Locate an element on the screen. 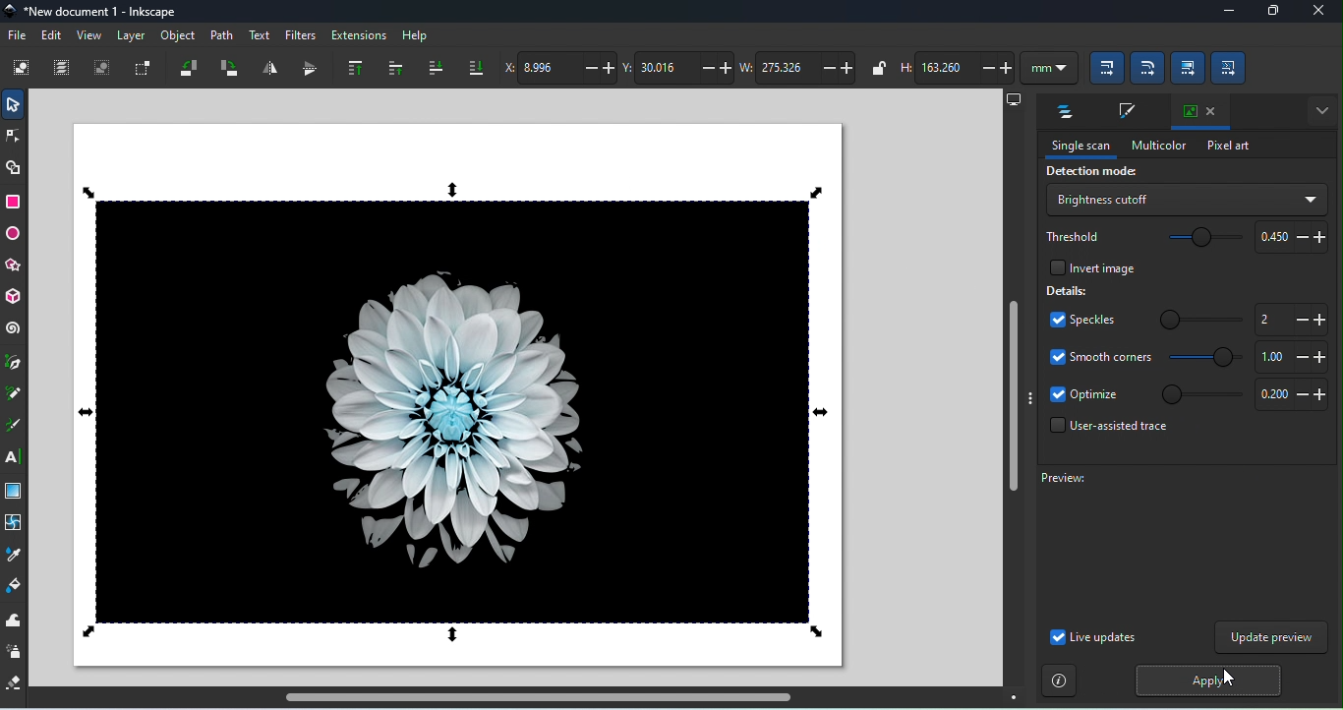  Slidebar is located at coordinates (1201, 361).